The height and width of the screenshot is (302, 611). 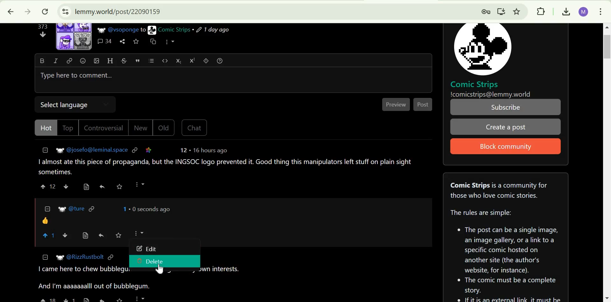 What do you see at coordinates (67, 103) in the screenshot?
I see `Select language` at bounding box center [67, 103].